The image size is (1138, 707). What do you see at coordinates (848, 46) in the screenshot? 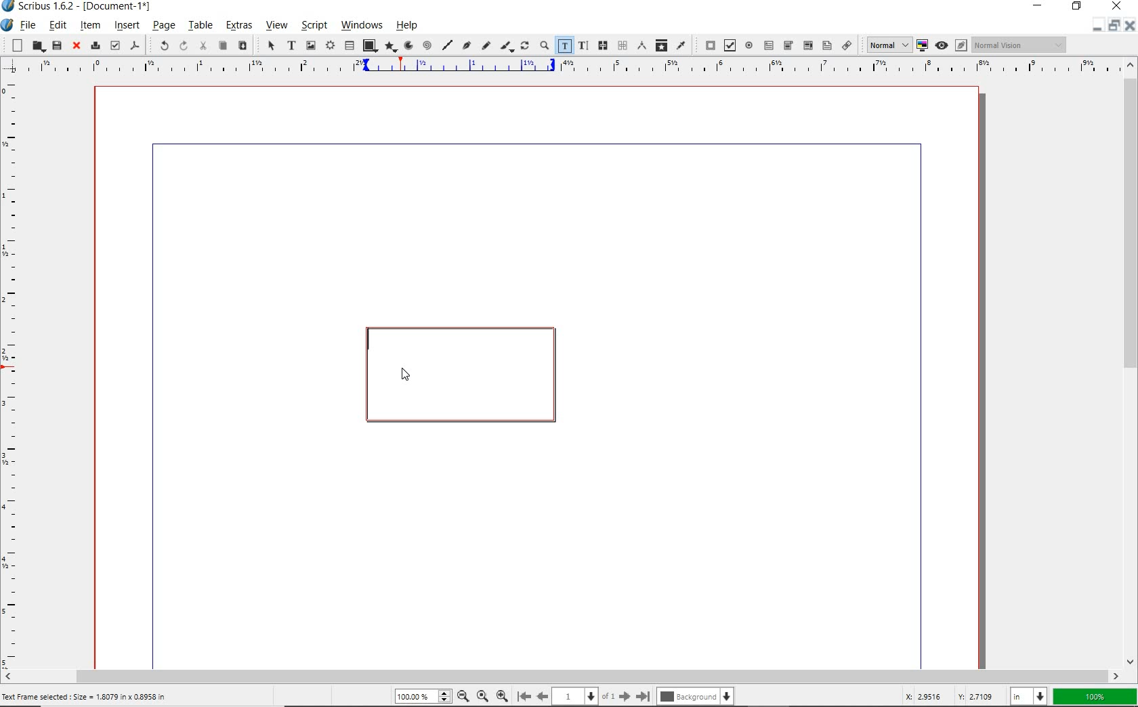
I see `link annotation` at bounding box center [848, 46].